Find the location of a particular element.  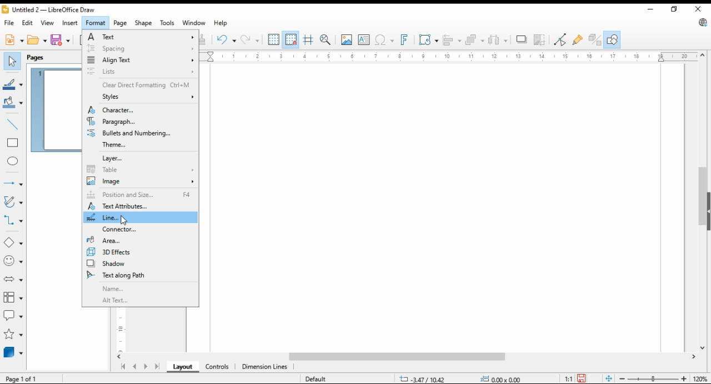

align objects is located at coordinates (450, 39).